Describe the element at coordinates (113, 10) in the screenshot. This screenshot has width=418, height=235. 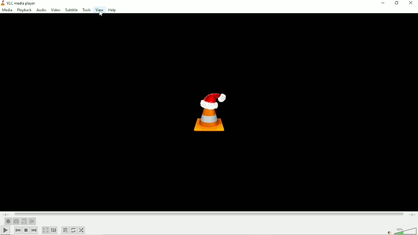
I see `Help` at that location.